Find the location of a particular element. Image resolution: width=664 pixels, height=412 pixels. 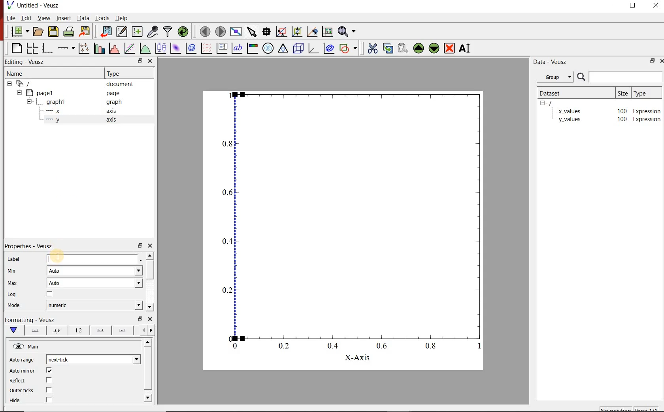

document is located at coordinates (119, 84).